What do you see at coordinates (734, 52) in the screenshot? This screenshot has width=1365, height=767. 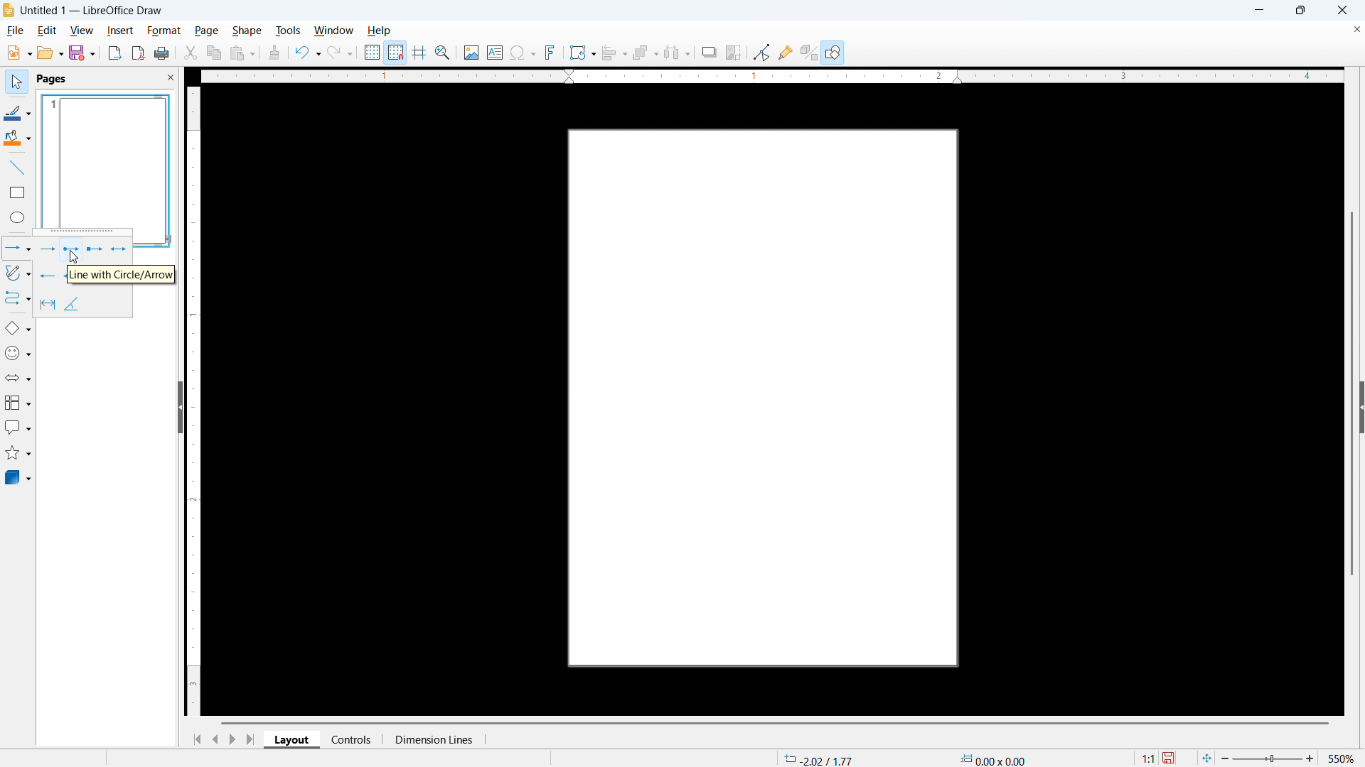 I see `Crop image ` at bounding box center [734, 52].